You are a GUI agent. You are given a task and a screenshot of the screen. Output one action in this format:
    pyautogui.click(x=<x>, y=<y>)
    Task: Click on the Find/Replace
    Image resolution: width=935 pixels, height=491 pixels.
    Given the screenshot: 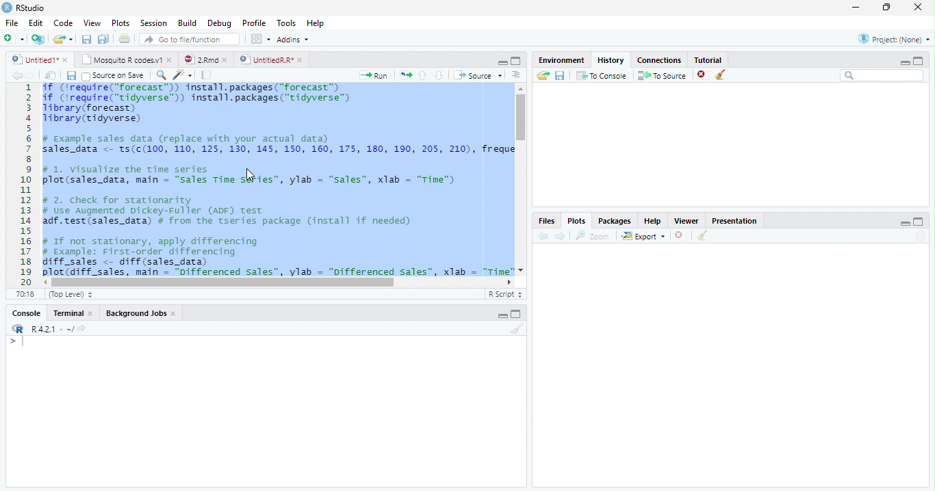 What is the action you would take?
    pyautogui.click(x=159, y=75)
    